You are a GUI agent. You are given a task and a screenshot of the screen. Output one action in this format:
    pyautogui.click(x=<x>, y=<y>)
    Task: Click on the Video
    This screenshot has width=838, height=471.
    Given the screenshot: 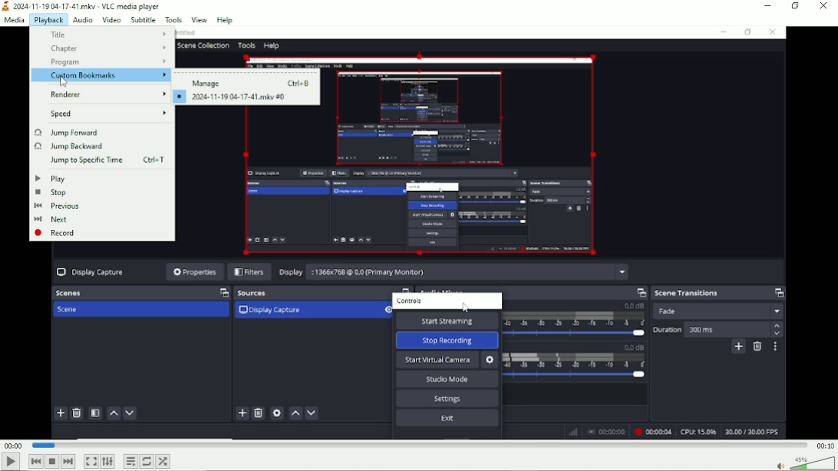 What is the action you would take?
    pyautogui.click(x=112, y=19)
    